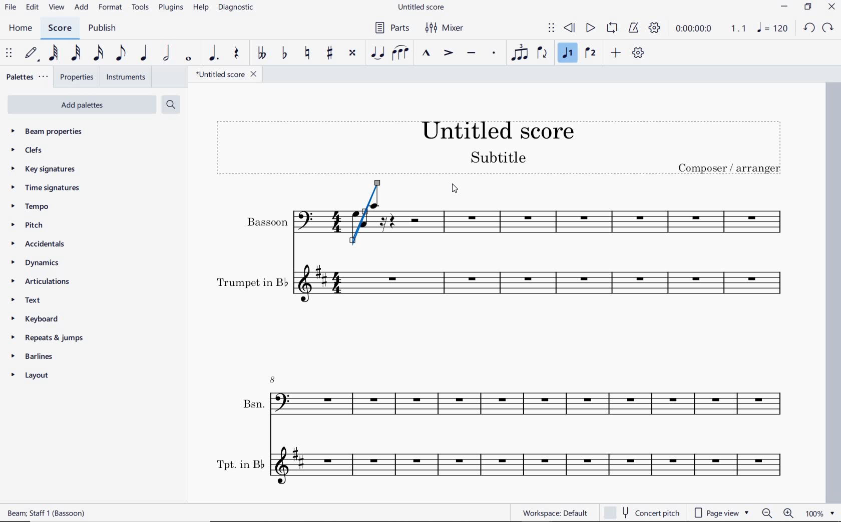 The width and height of the screenshot is (841, 522). What do you see at coordinates (600, 217) in the screenshot?
I see `Bassoon` at bounding box center [600, 217].